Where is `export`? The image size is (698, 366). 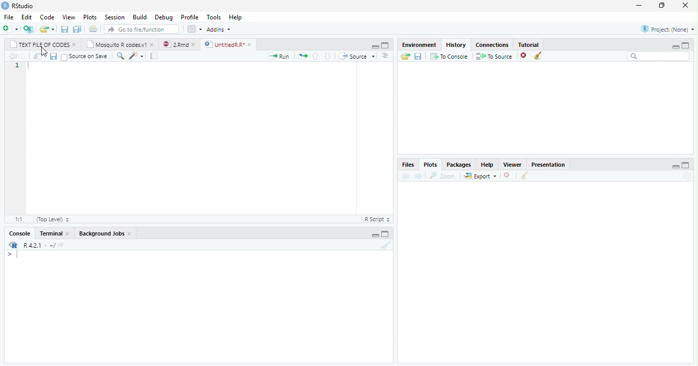
export is located at coordinates (478, 176).